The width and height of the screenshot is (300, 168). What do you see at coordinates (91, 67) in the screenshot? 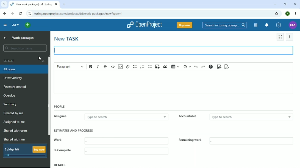
I see `Bold` at bounding box center [91, 67].